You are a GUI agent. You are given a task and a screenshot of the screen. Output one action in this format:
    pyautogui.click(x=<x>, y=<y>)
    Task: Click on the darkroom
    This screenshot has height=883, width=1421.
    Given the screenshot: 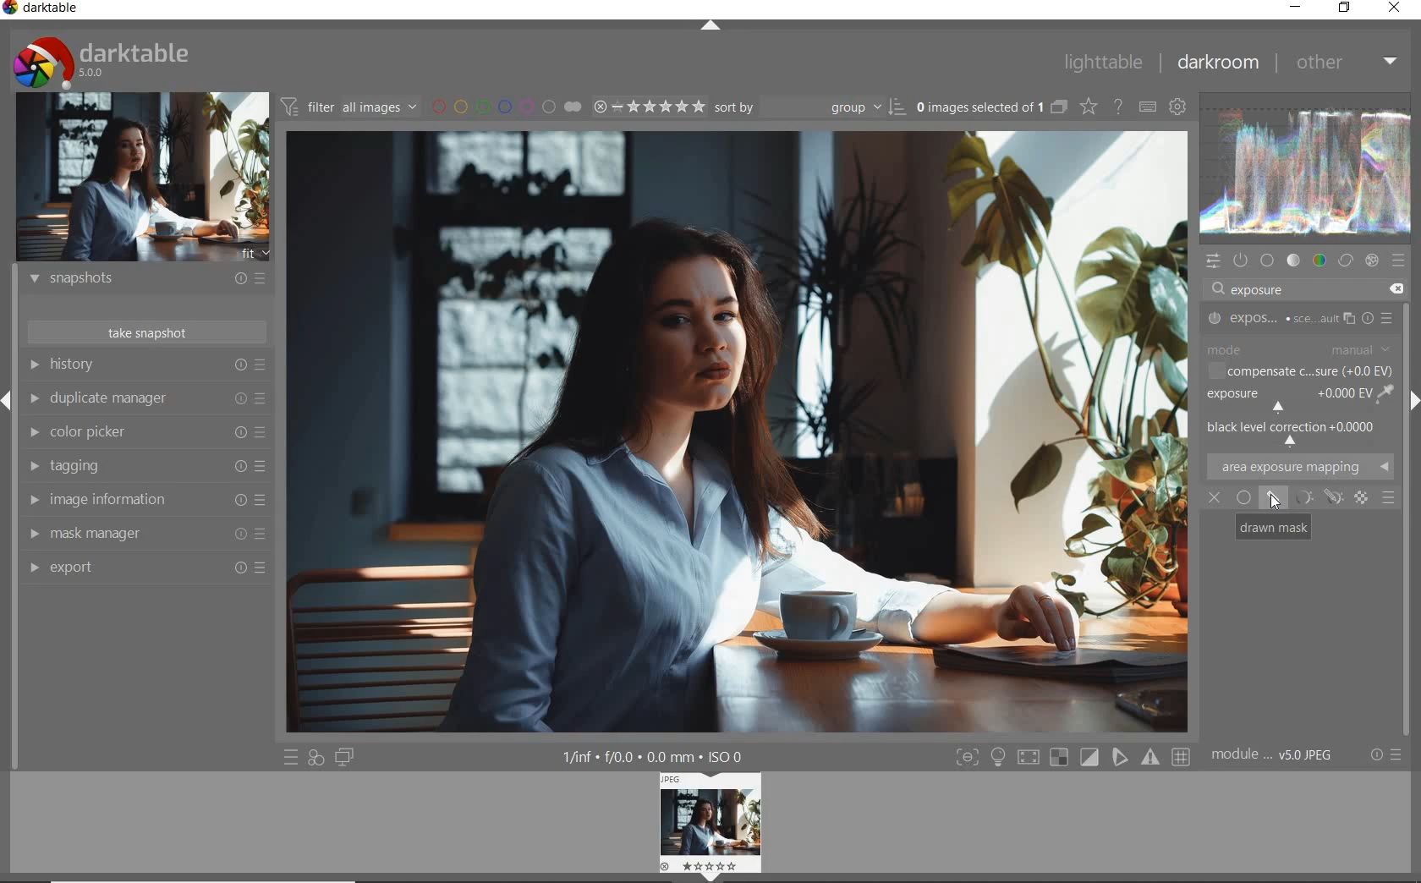 What is the action you would take?
    pyautogui.click(x=1217, y=63)
    